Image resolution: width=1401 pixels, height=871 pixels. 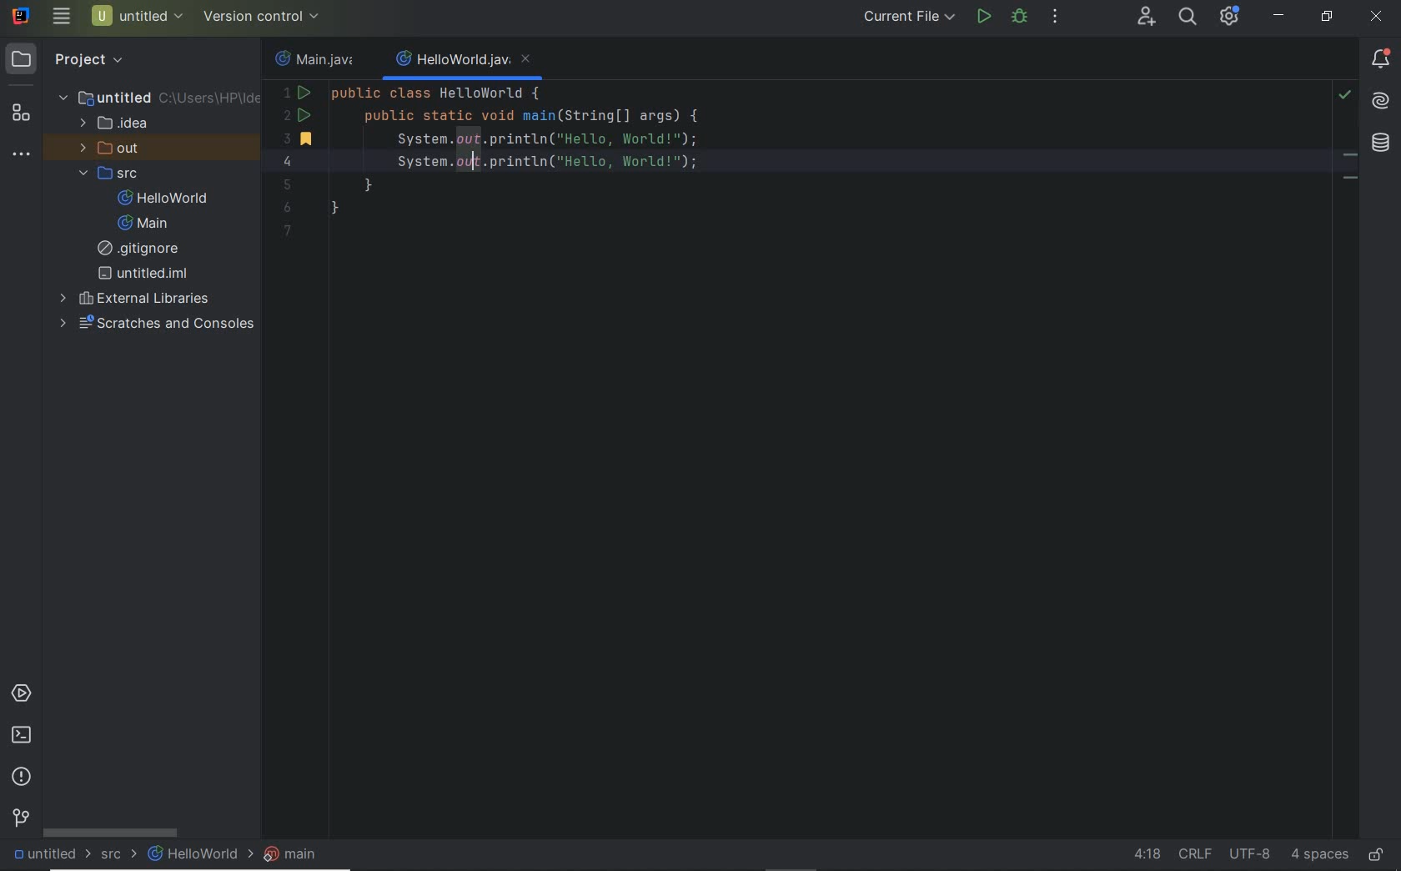 What do you see at coordinates (144, 249) in the screenshot?
I see `.gitignore` at bounding box center [144, 249].